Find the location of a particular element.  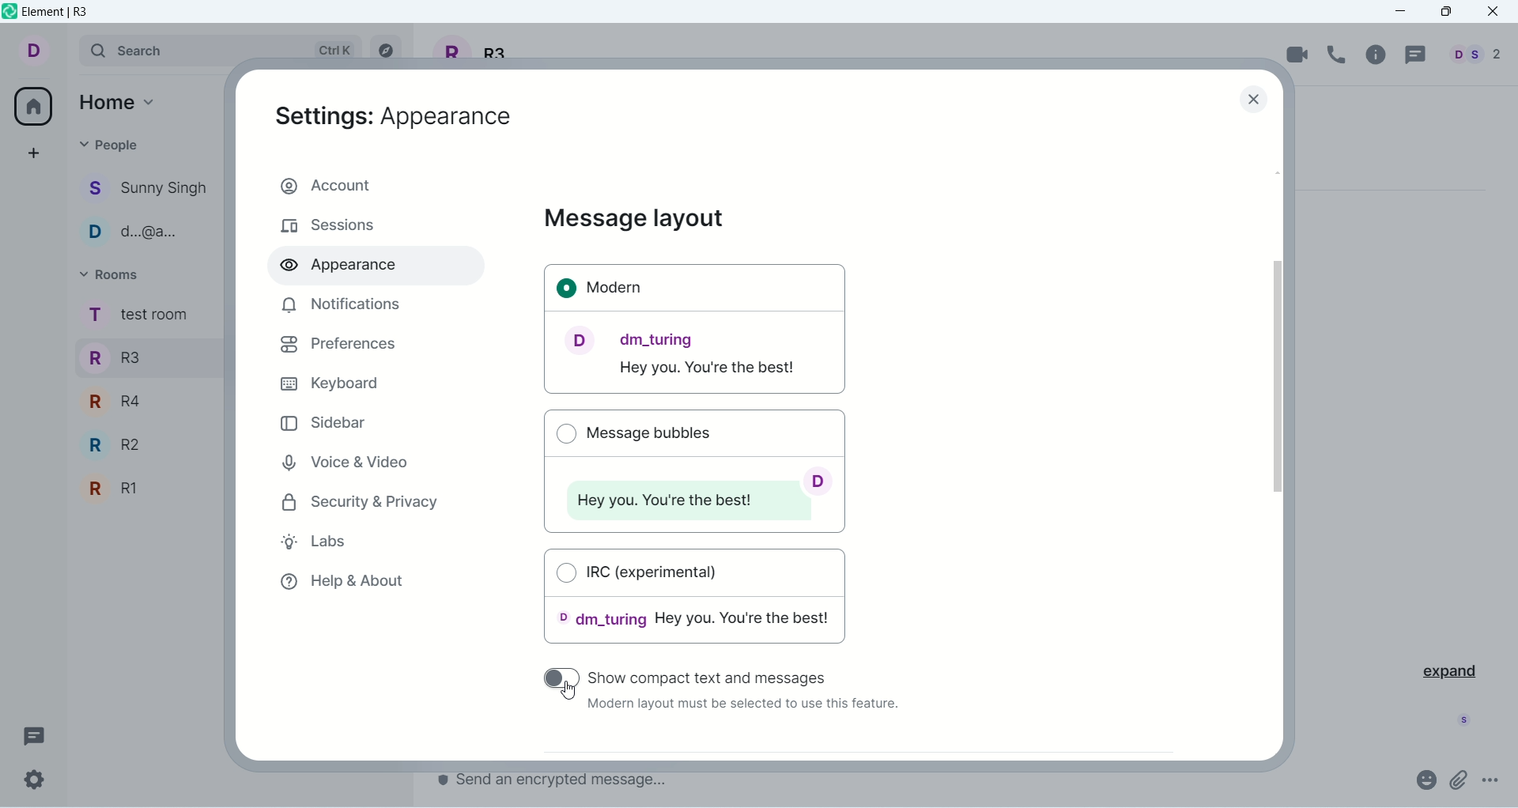

emoji is located at coordinates (1425, 779).